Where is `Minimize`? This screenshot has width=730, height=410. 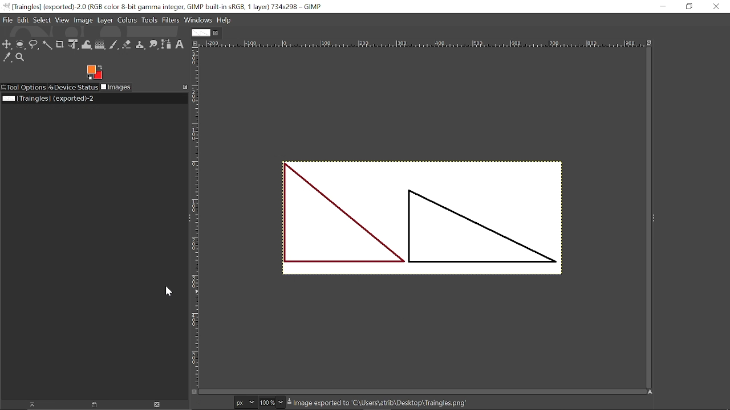
Minimize is located at coordinates (661, 7).